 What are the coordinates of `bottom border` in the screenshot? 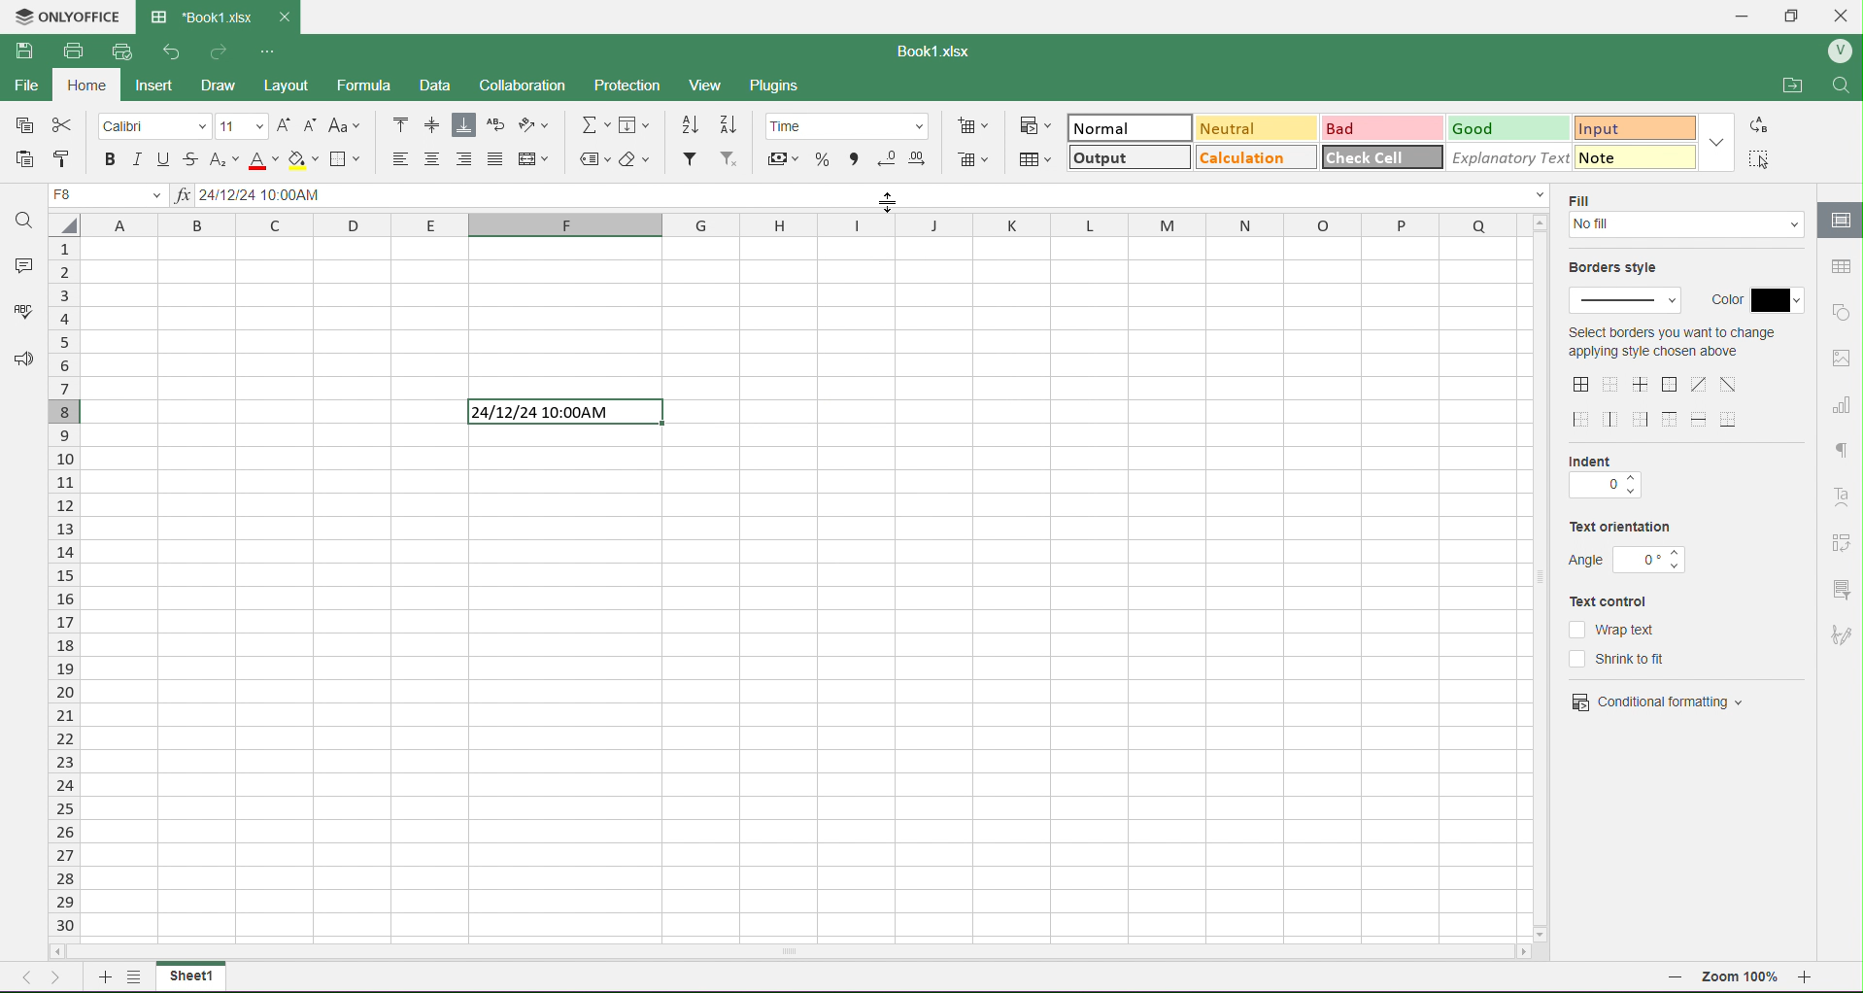 It's located at (1731, 418).